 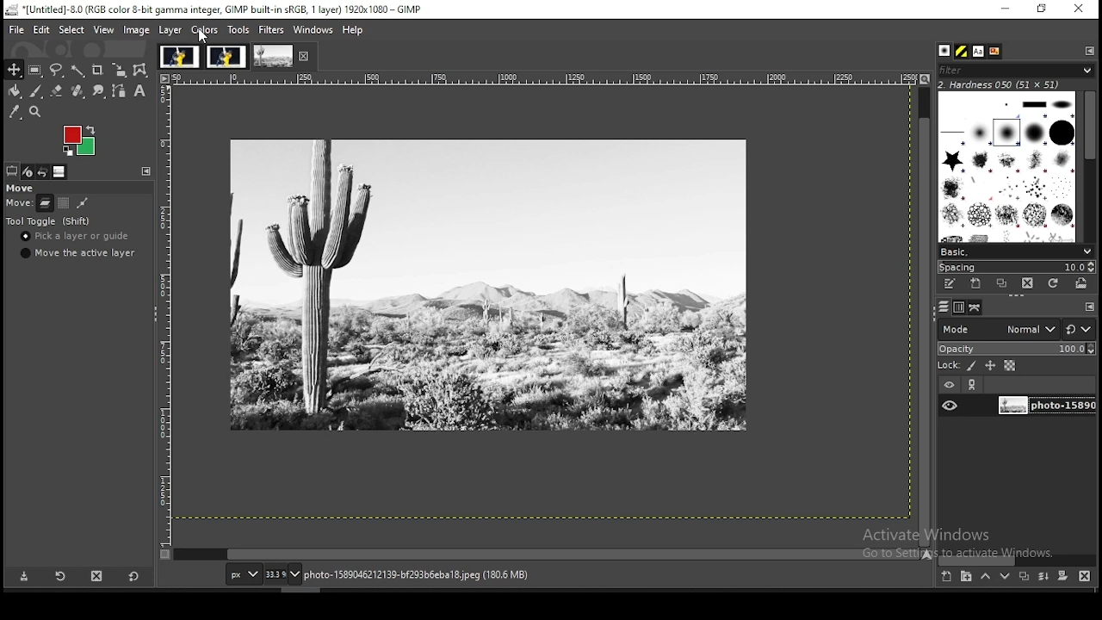 I want to click on image, so click(x=226, y=56).